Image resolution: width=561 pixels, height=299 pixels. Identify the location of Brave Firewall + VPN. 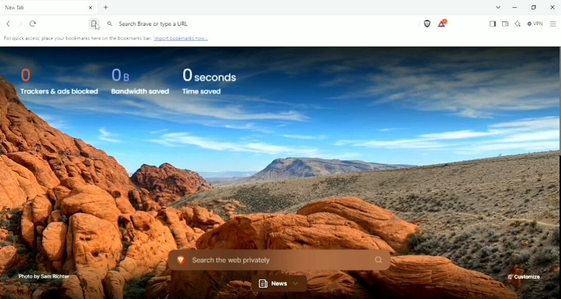
(535, 24).